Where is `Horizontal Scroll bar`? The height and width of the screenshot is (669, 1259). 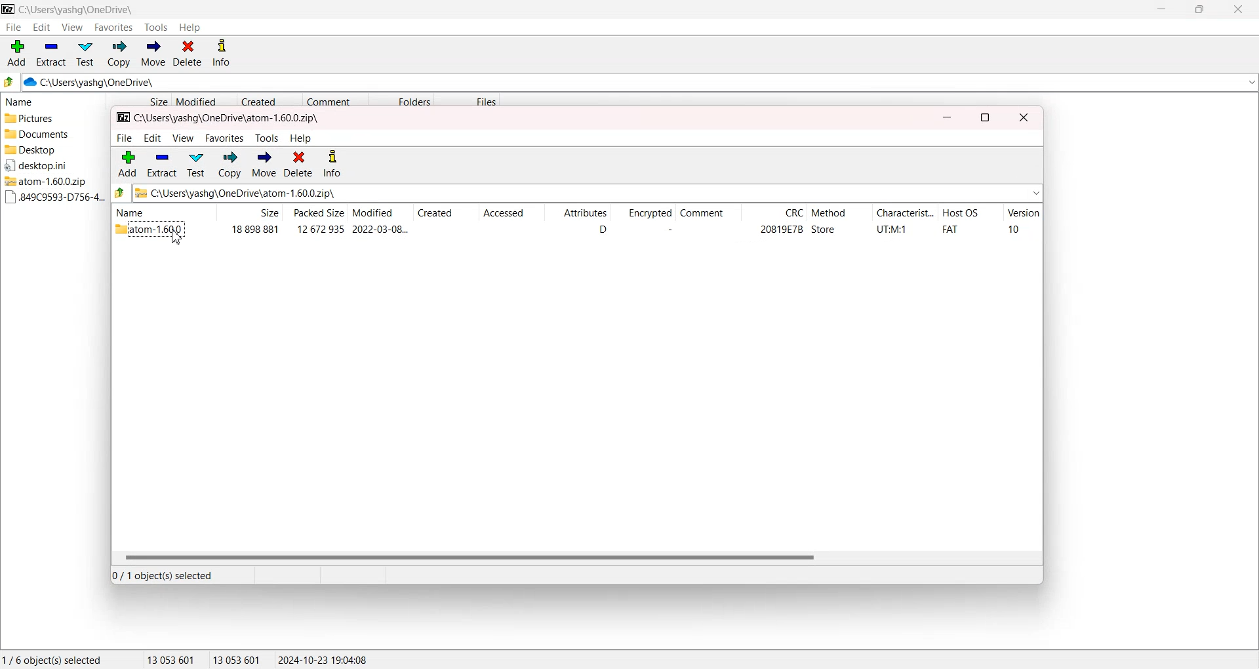 Horizontal Scroll bar is located at coordinates (576, 557).